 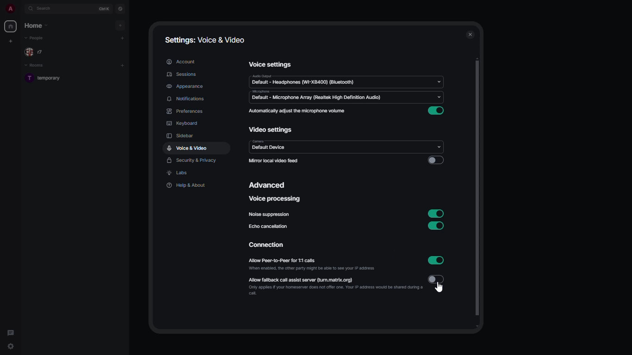 What do you see at coordinates (181, 62) in the screenshot?
I see `account` at bounding box center [181, 62].